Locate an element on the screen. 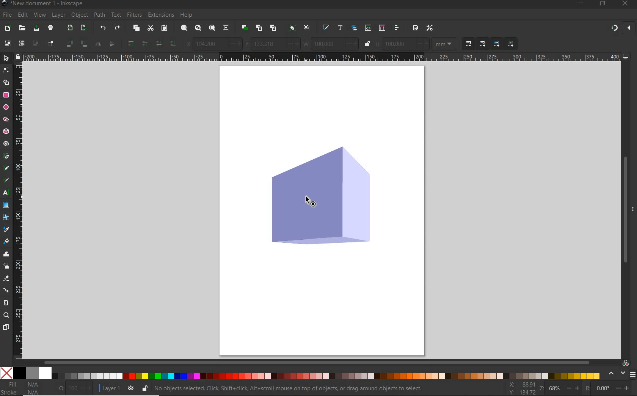 Image resolution: width=637 pixels, height=396 pixels. RAISE SELECTION is located at coordinates (143, 44).